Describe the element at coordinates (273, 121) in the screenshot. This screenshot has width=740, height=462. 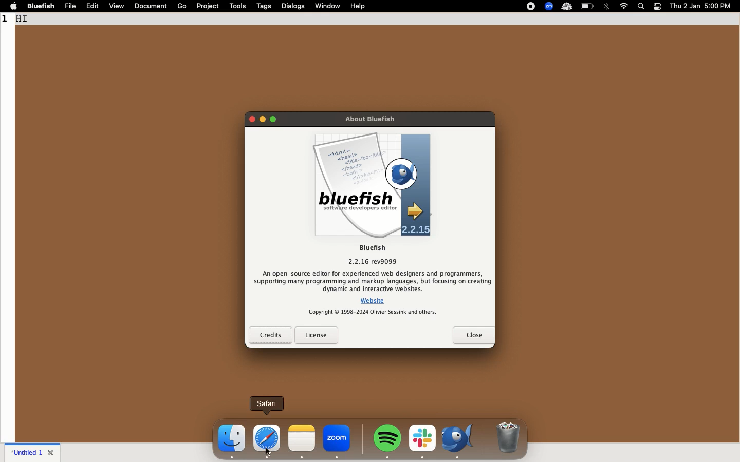
I see `maximize` at that location.